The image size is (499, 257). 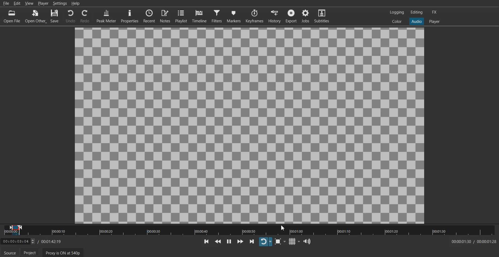 What do you see at coordinates (36, 16) in the screenshot?
I see `Open Other` at bounding box center [36, 16].